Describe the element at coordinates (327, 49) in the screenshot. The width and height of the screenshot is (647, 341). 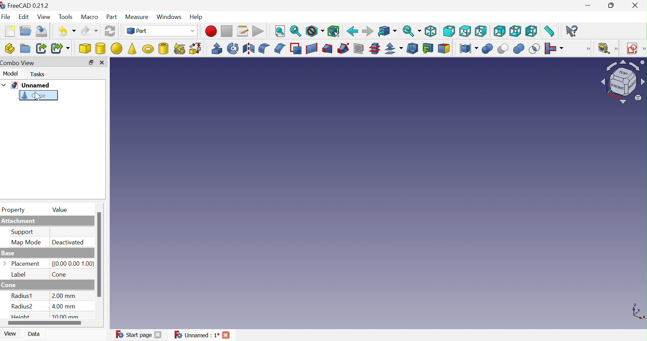
I see `Loft` at that location.